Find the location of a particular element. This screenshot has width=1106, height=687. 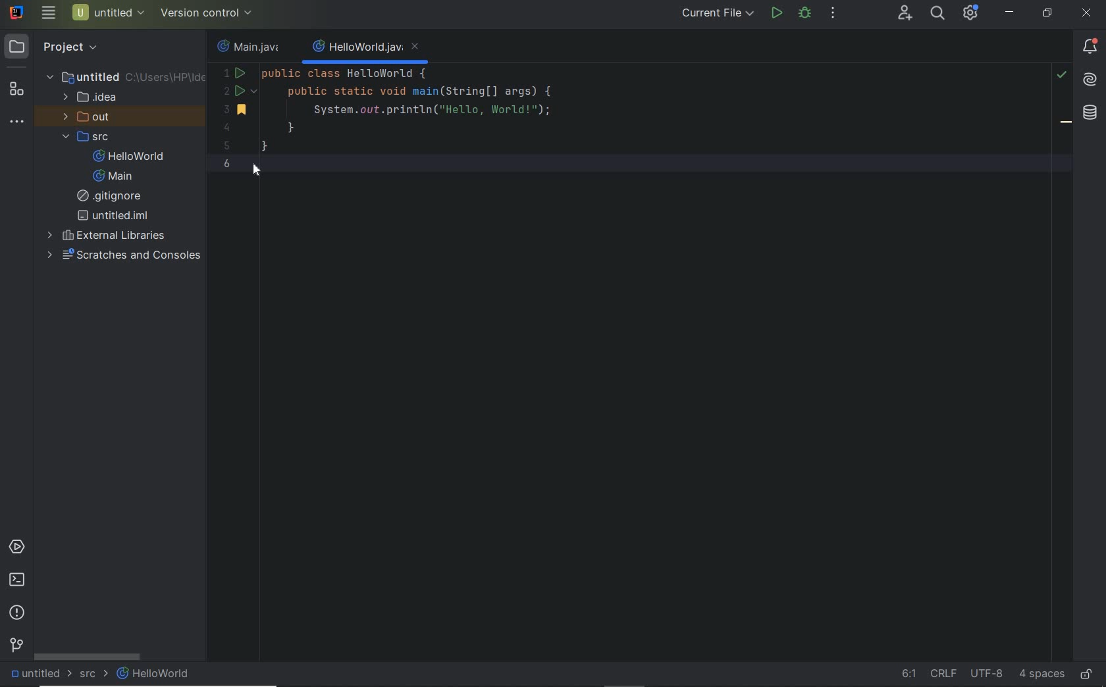

run/debug configurations is located at coordinates (720, 13).